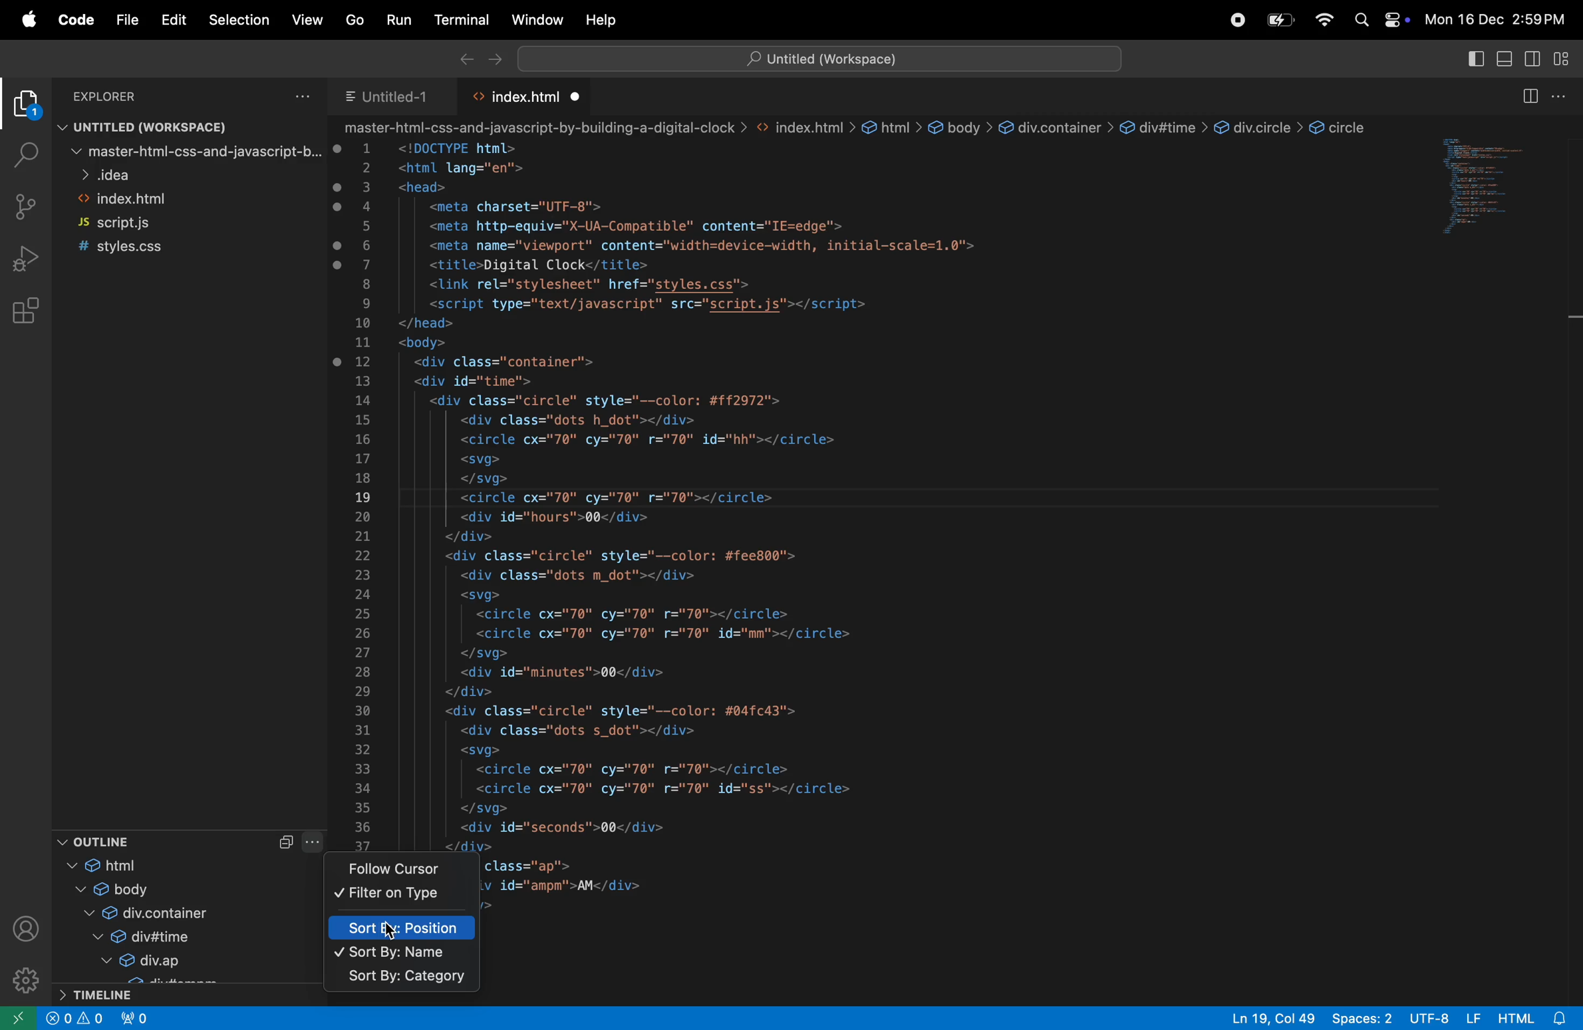 The width and height of the screenshot is (1583, 1030). I want to click on untitled workspace, so click(176, 124).